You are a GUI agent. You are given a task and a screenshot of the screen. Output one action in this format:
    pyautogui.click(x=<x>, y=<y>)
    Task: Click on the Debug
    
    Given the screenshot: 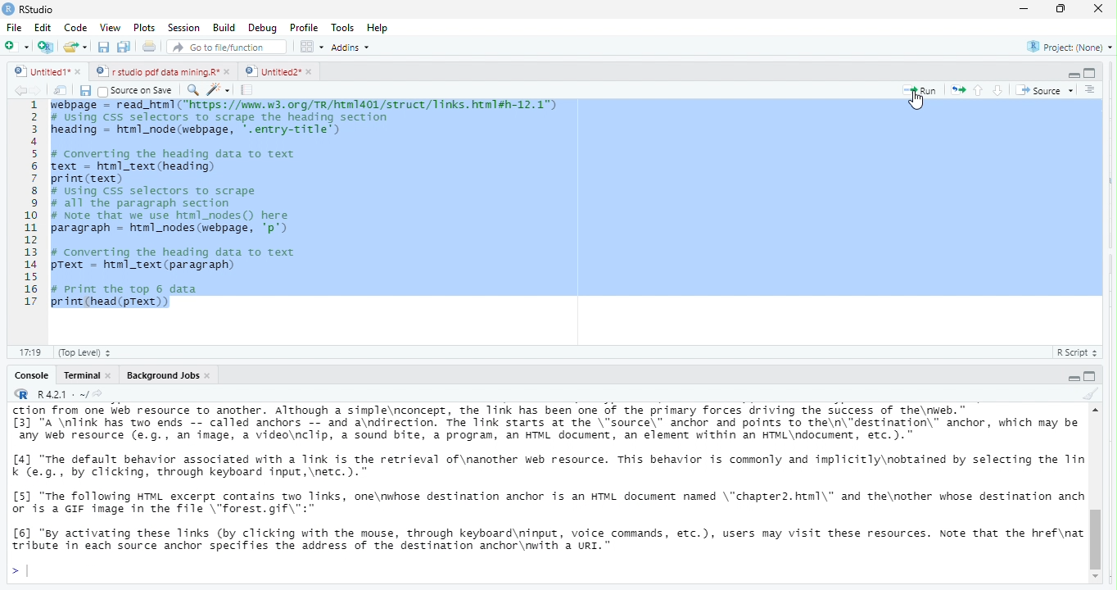 What is the action you would take?
    pyautogui.click(x=263, y=29)
    